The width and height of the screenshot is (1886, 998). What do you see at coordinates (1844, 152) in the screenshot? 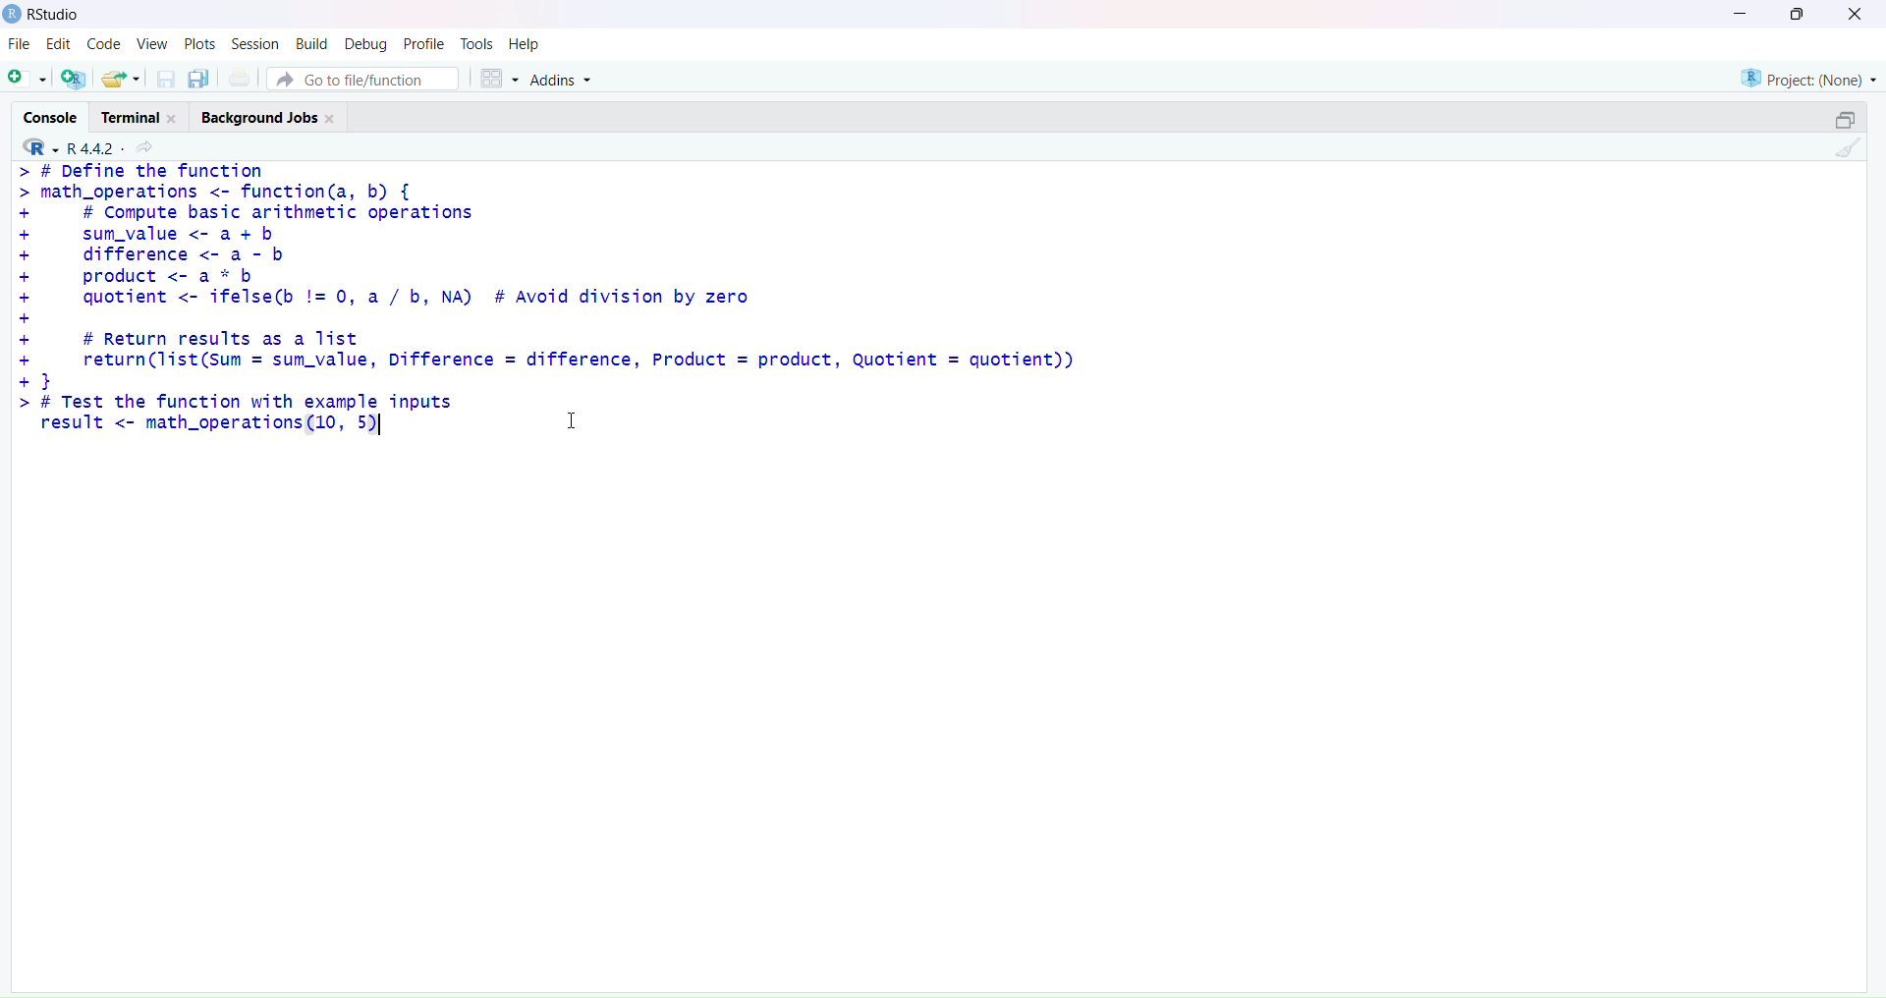
I see `Clear console (Ctrl +L)` at bounding box center [1844, 152].